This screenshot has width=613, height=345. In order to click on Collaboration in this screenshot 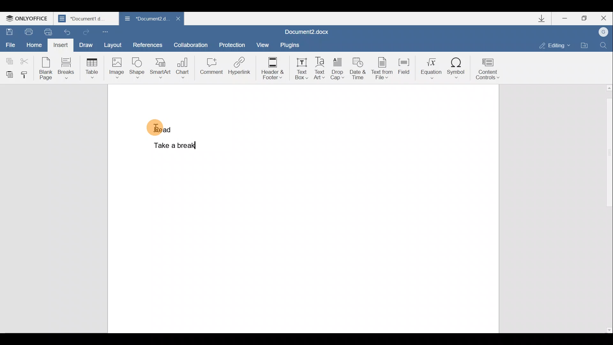, I will do `click(191, 44)`.